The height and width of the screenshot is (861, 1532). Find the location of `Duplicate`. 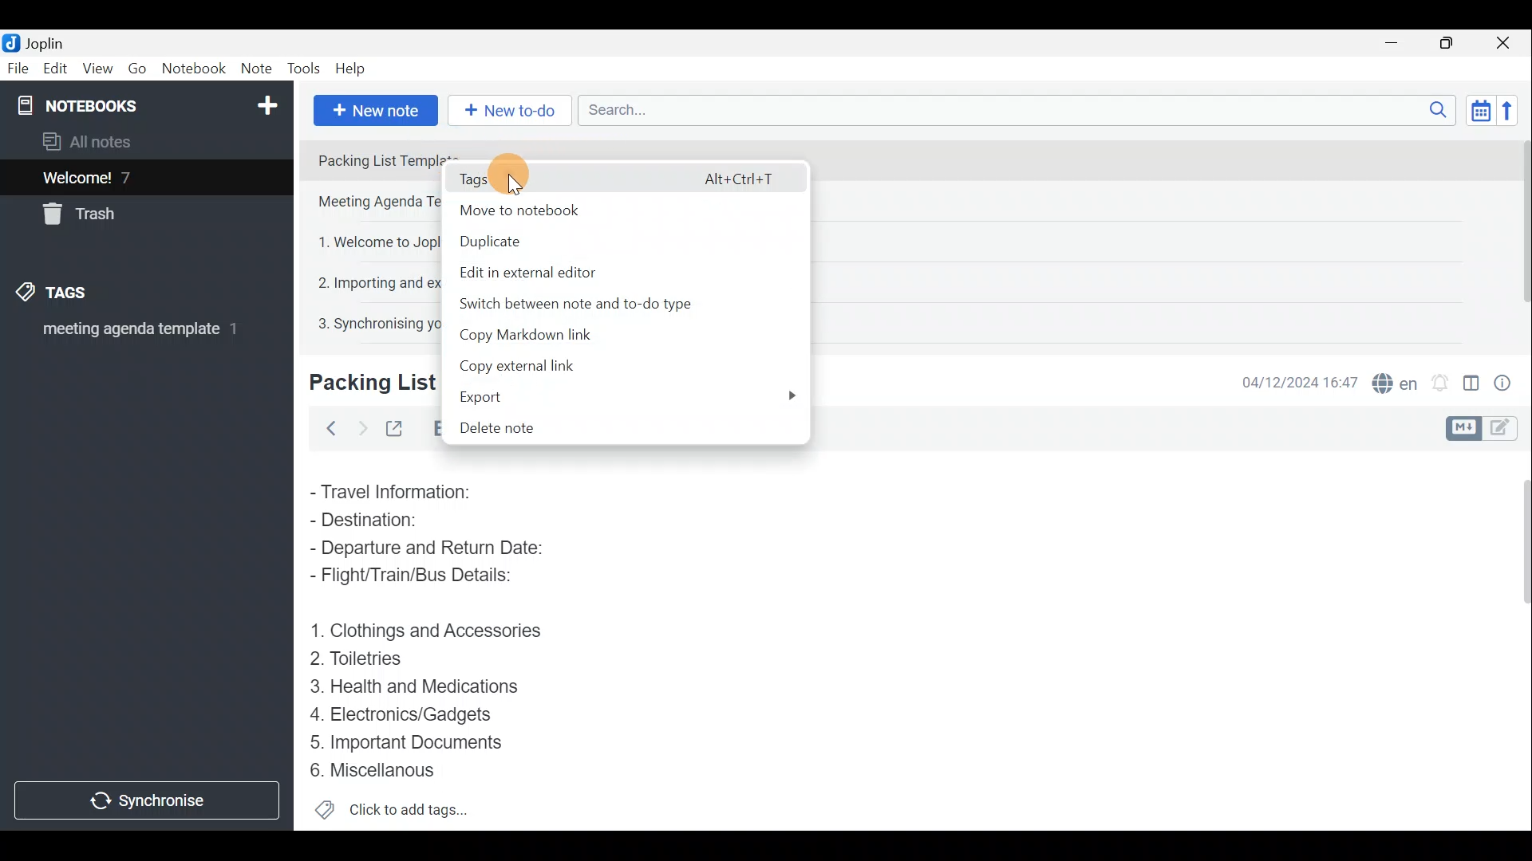

Duplicate is located at coordinates (549, 243).